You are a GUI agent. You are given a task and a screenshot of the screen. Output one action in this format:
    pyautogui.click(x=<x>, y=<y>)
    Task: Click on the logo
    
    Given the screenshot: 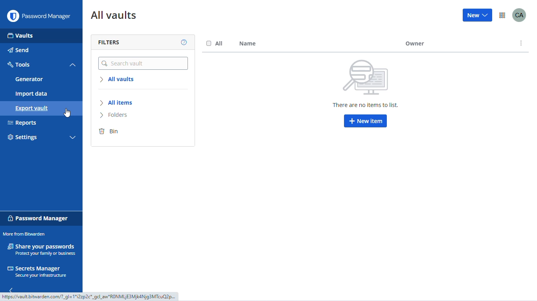 What is the action you would take?
    pyautogui.click(x=13, y=16)
    